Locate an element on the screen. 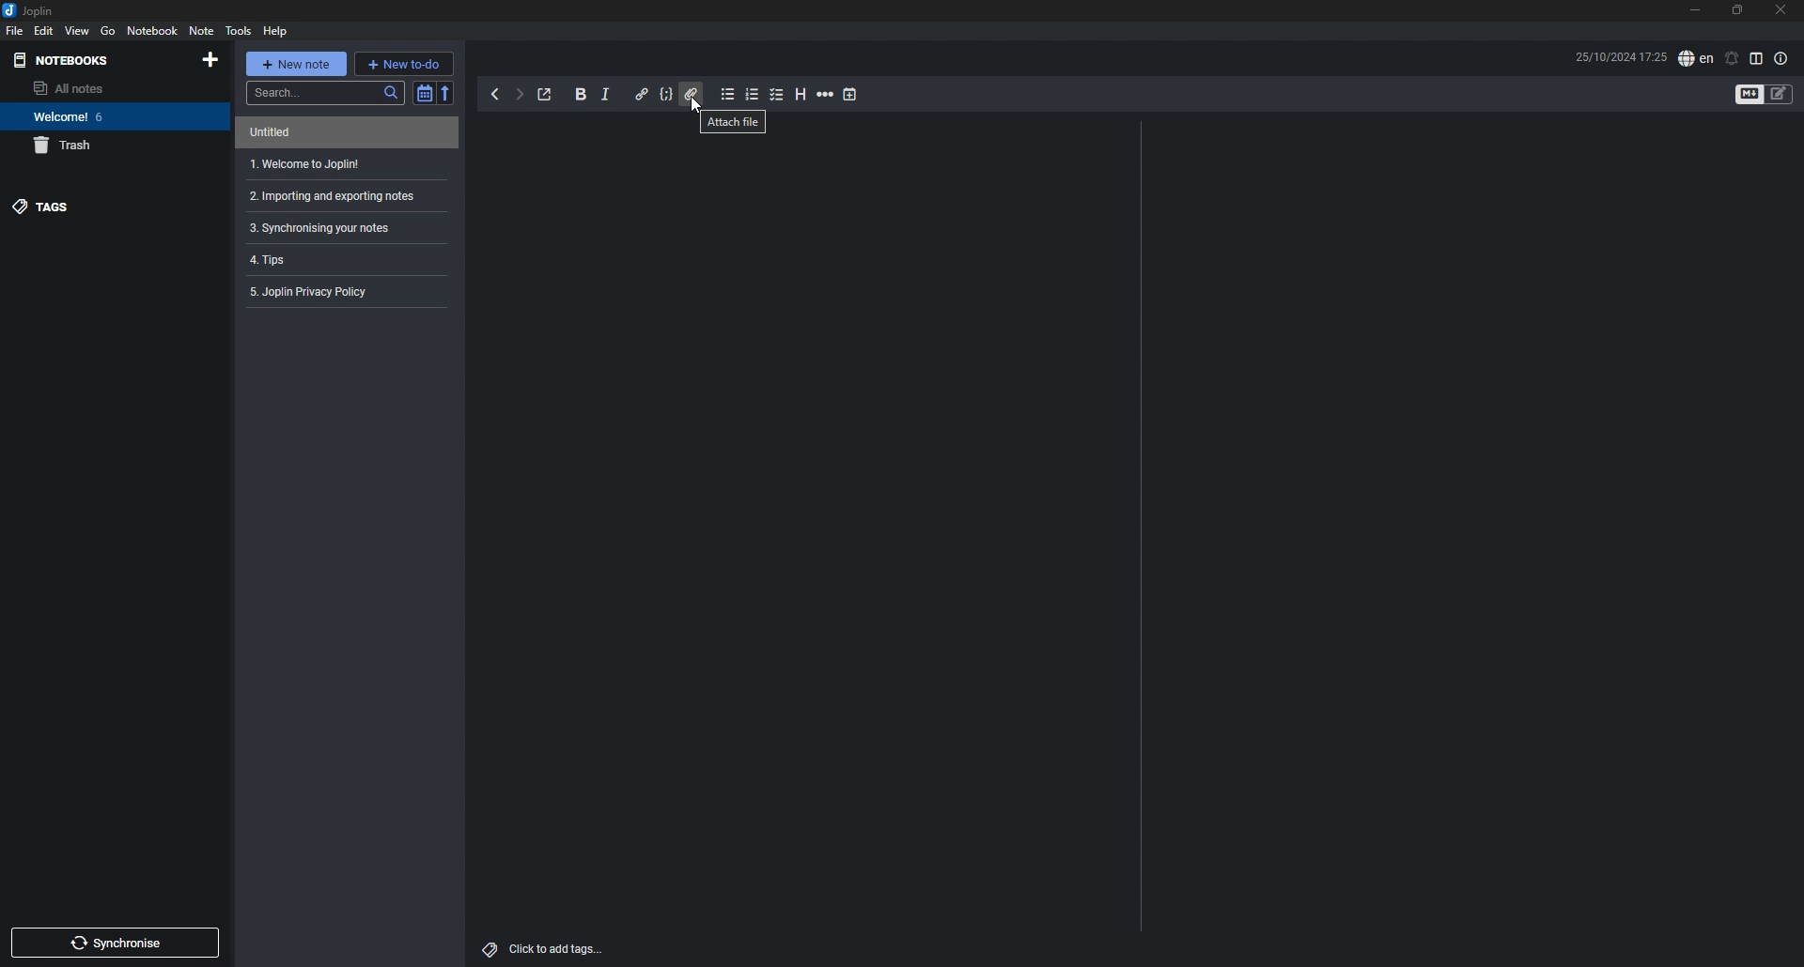 The height and width of the screenshot is (967, 1804). toggle editors is located at coordinates (1749, 94).